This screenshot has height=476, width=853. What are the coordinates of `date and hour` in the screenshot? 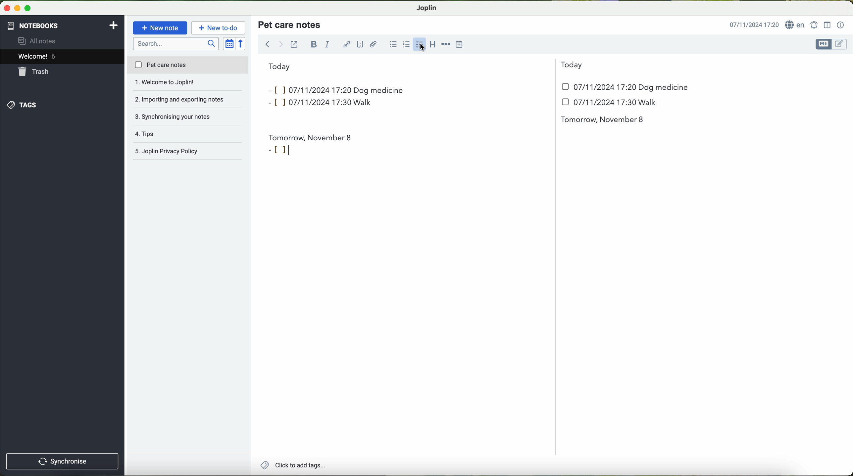 It's located at (477, 105).